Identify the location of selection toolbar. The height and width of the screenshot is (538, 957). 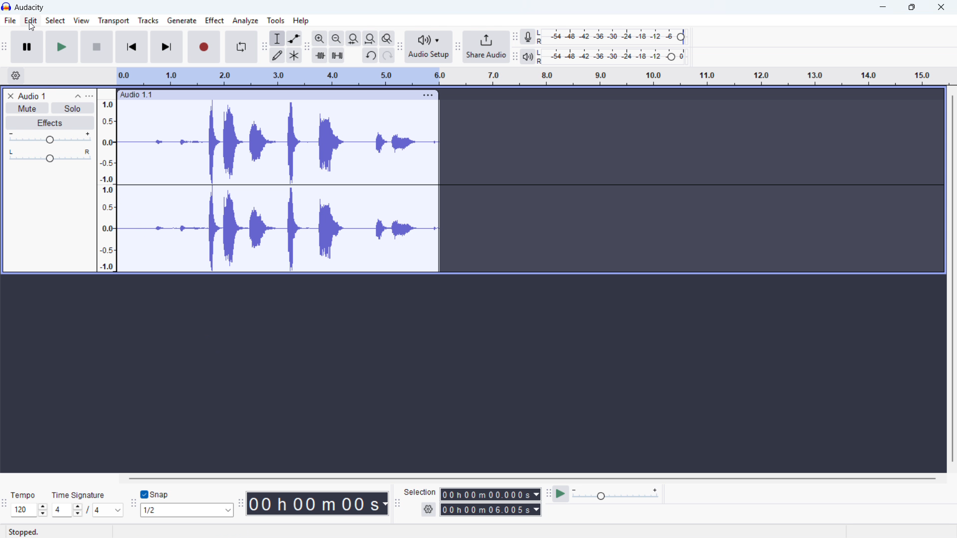
(397, 504).